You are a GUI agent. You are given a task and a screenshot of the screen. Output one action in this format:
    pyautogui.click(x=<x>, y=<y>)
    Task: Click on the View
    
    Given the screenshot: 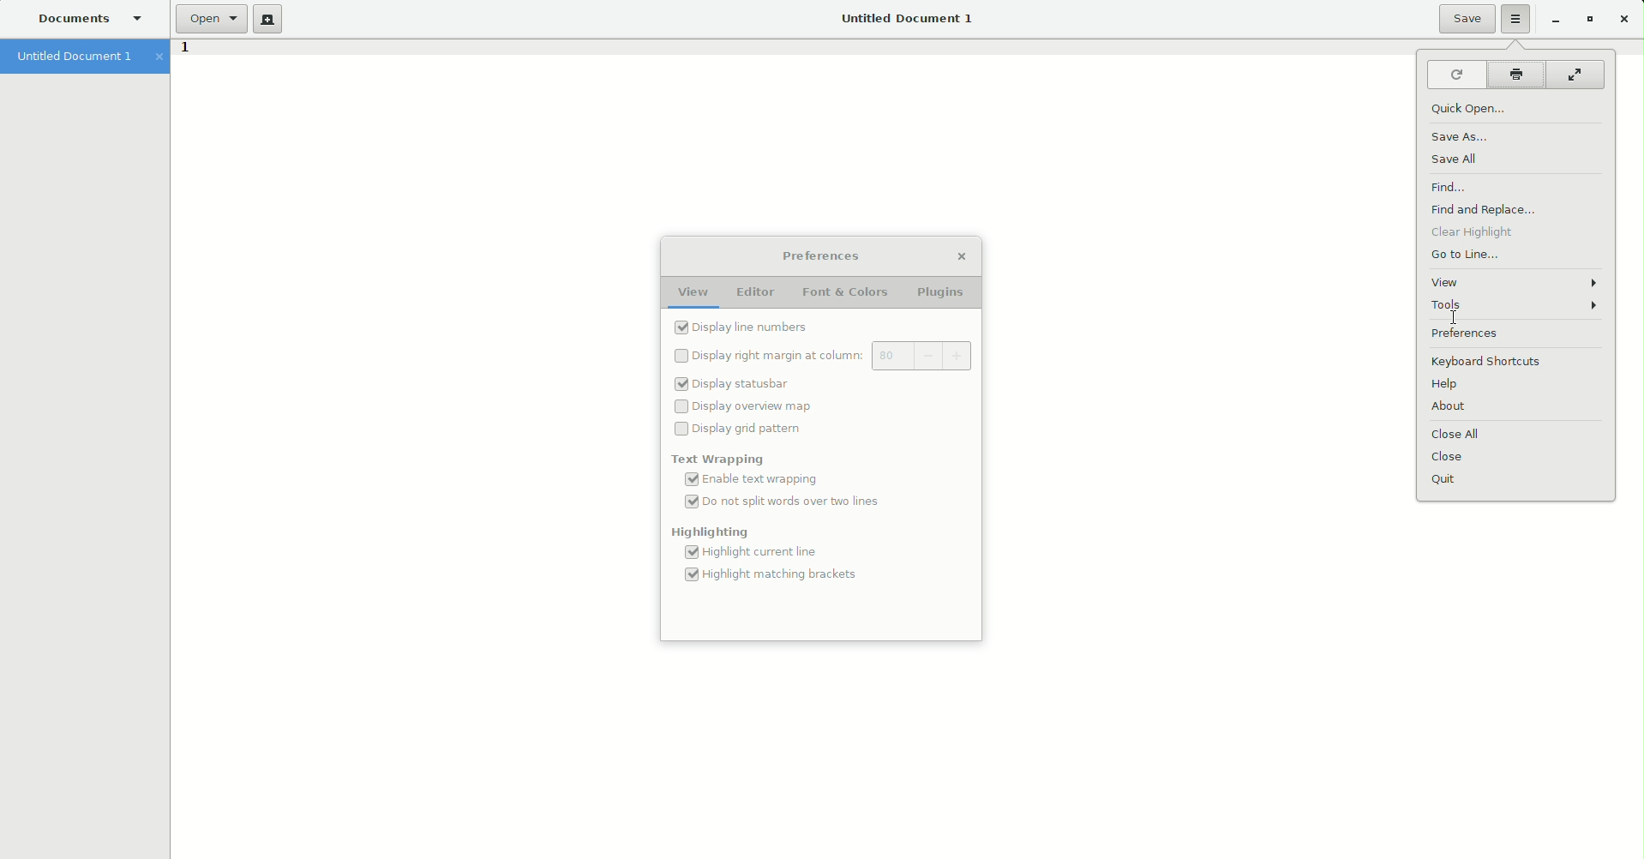 What is the action you would take?
    pyautogui.click(x=1516, y=282)
    